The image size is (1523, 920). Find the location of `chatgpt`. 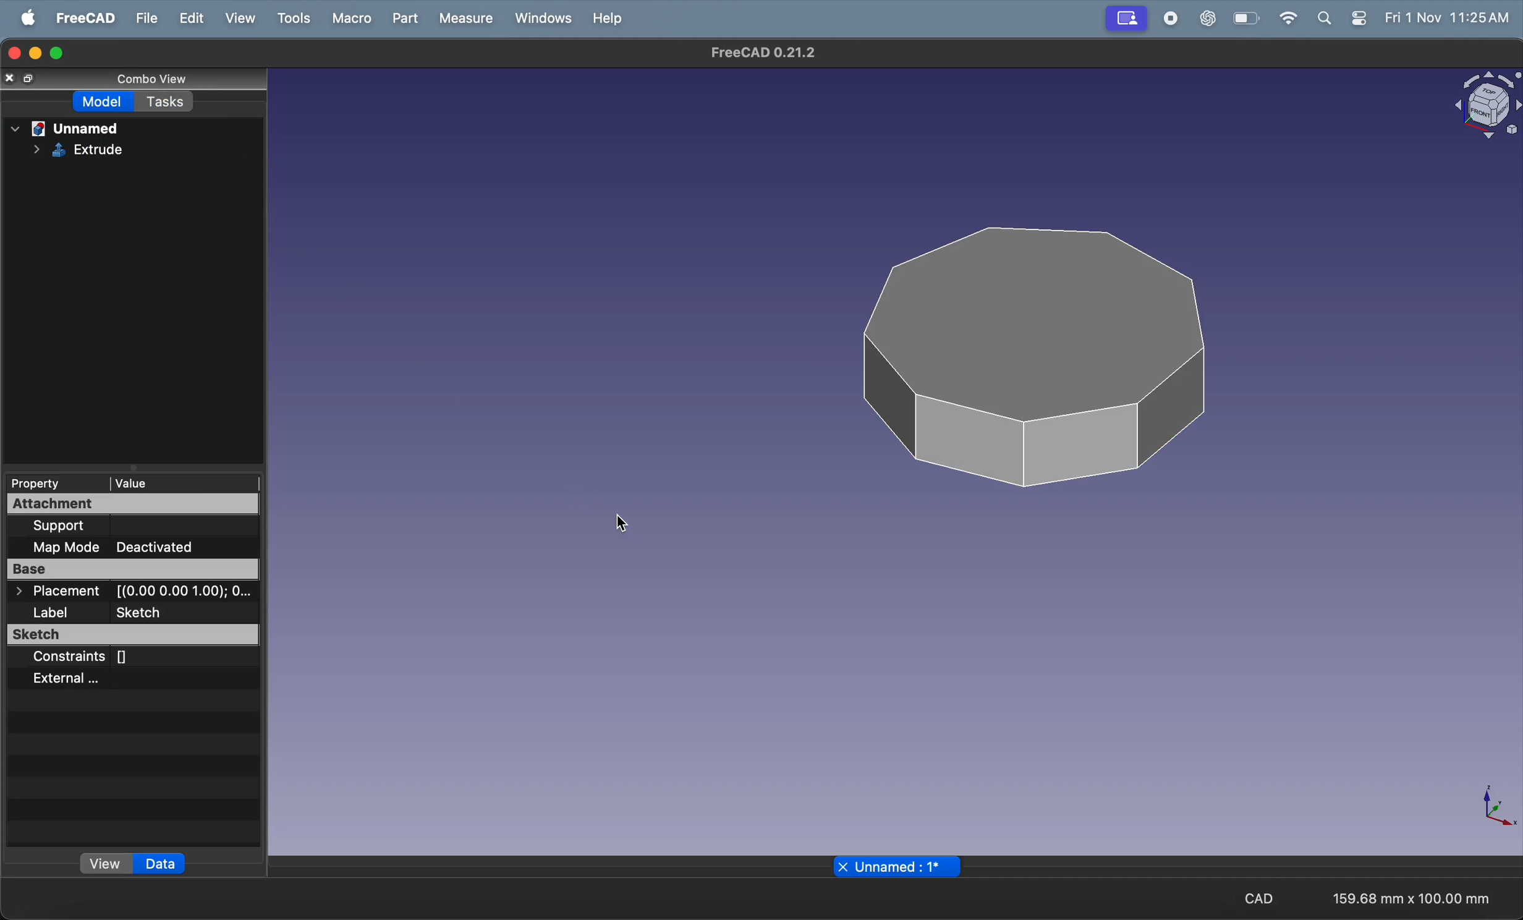

chatgpt is located at coordinates (1205, 19).